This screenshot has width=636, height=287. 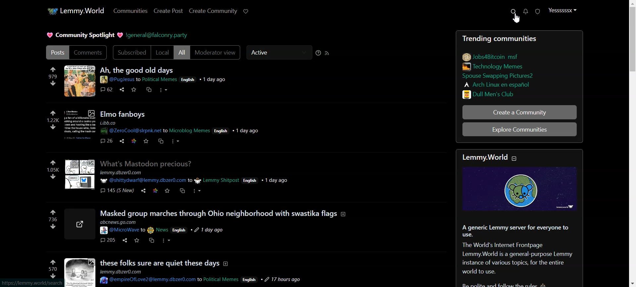 What do you see at coordinates (201, 276) in the screenshot?
I see `post details` at bounding box center [201, 276].